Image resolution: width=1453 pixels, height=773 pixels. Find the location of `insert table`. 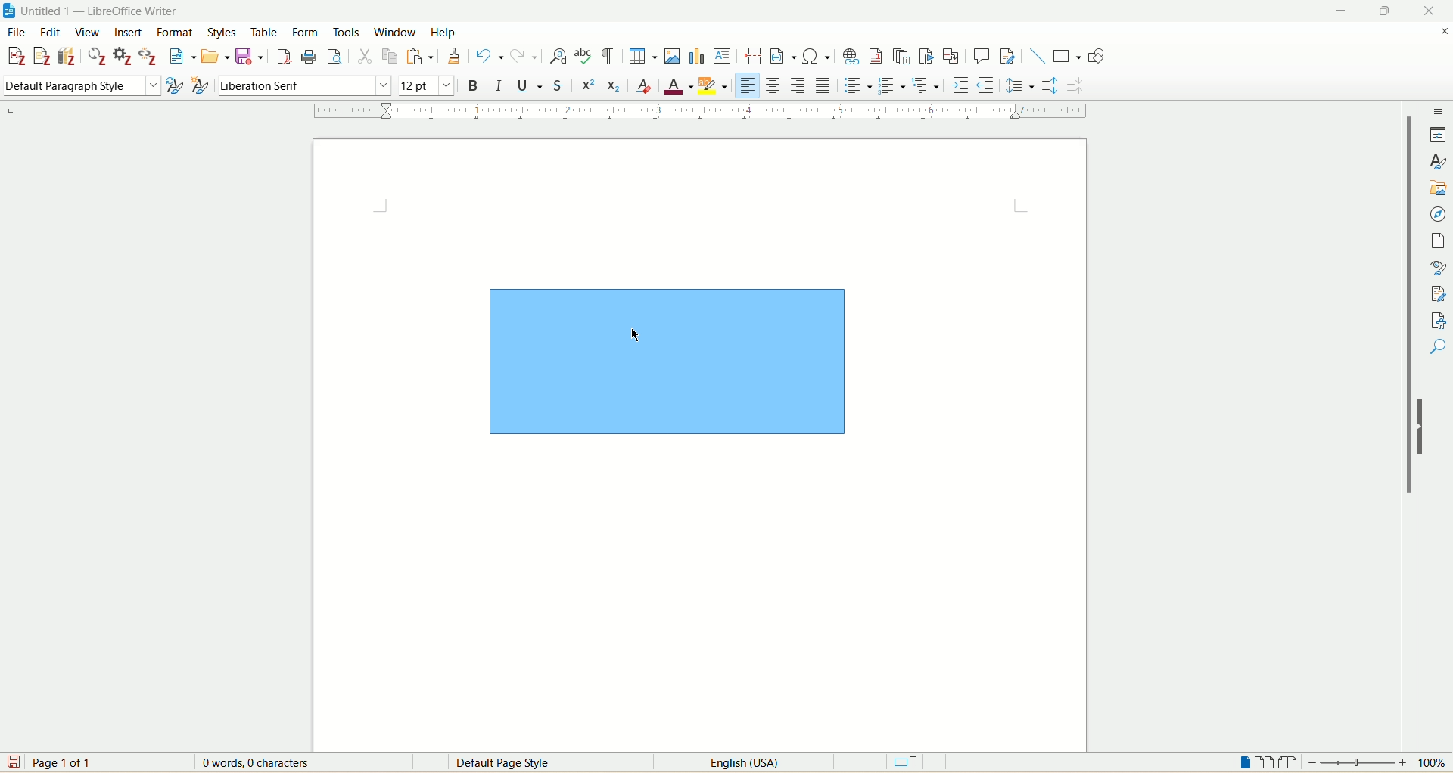

insert table is located at coordinates (644, 58).